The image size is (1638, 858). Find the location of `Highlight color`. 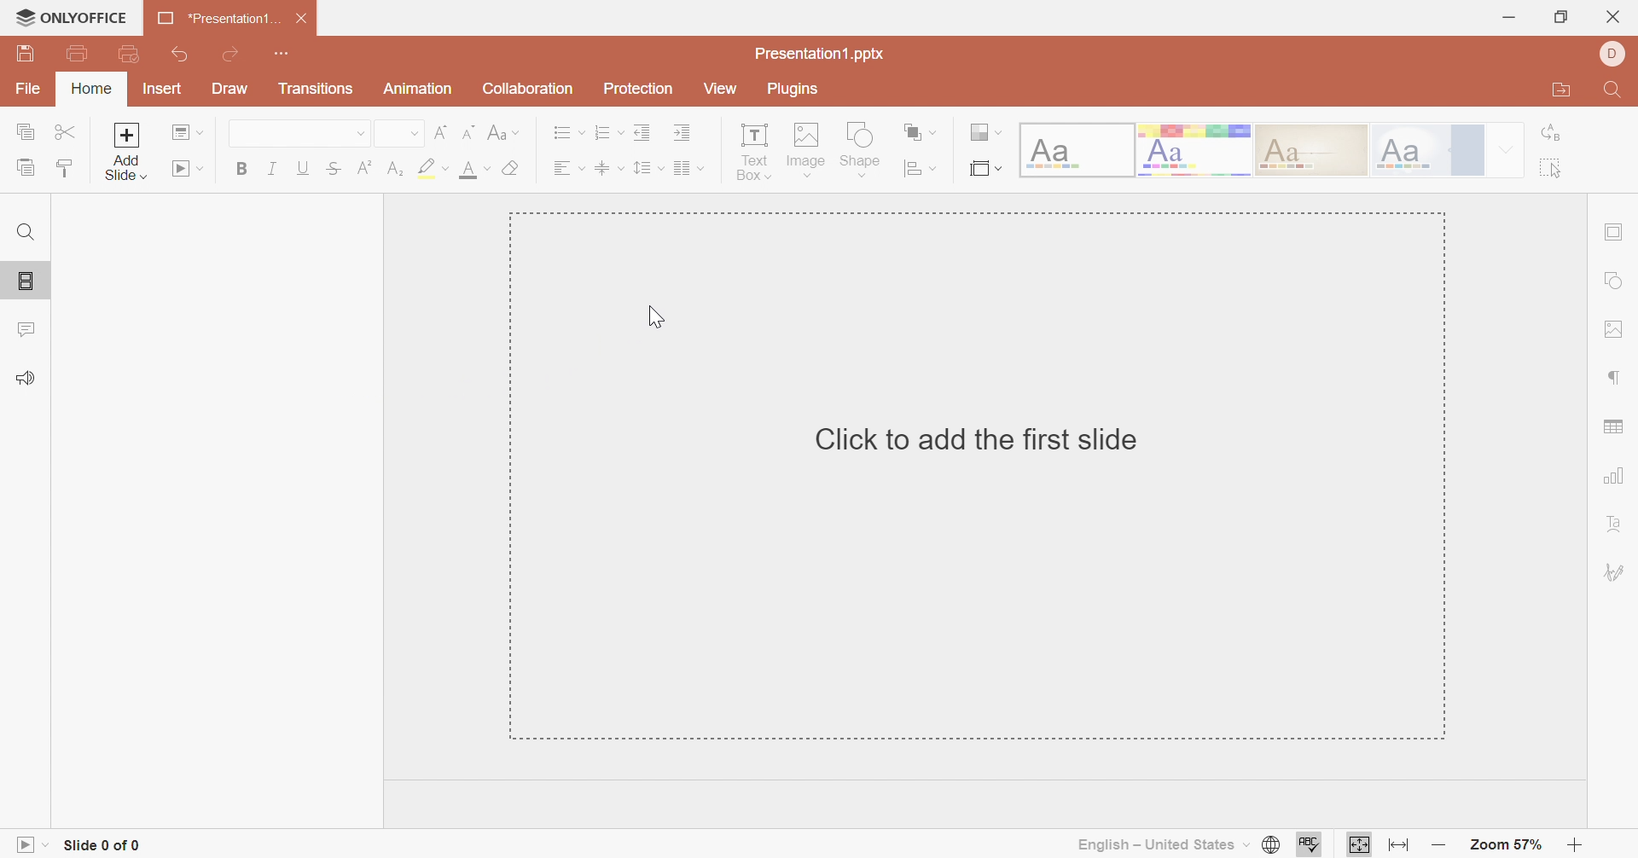

Highlight color is located at coordinates (422, 167).